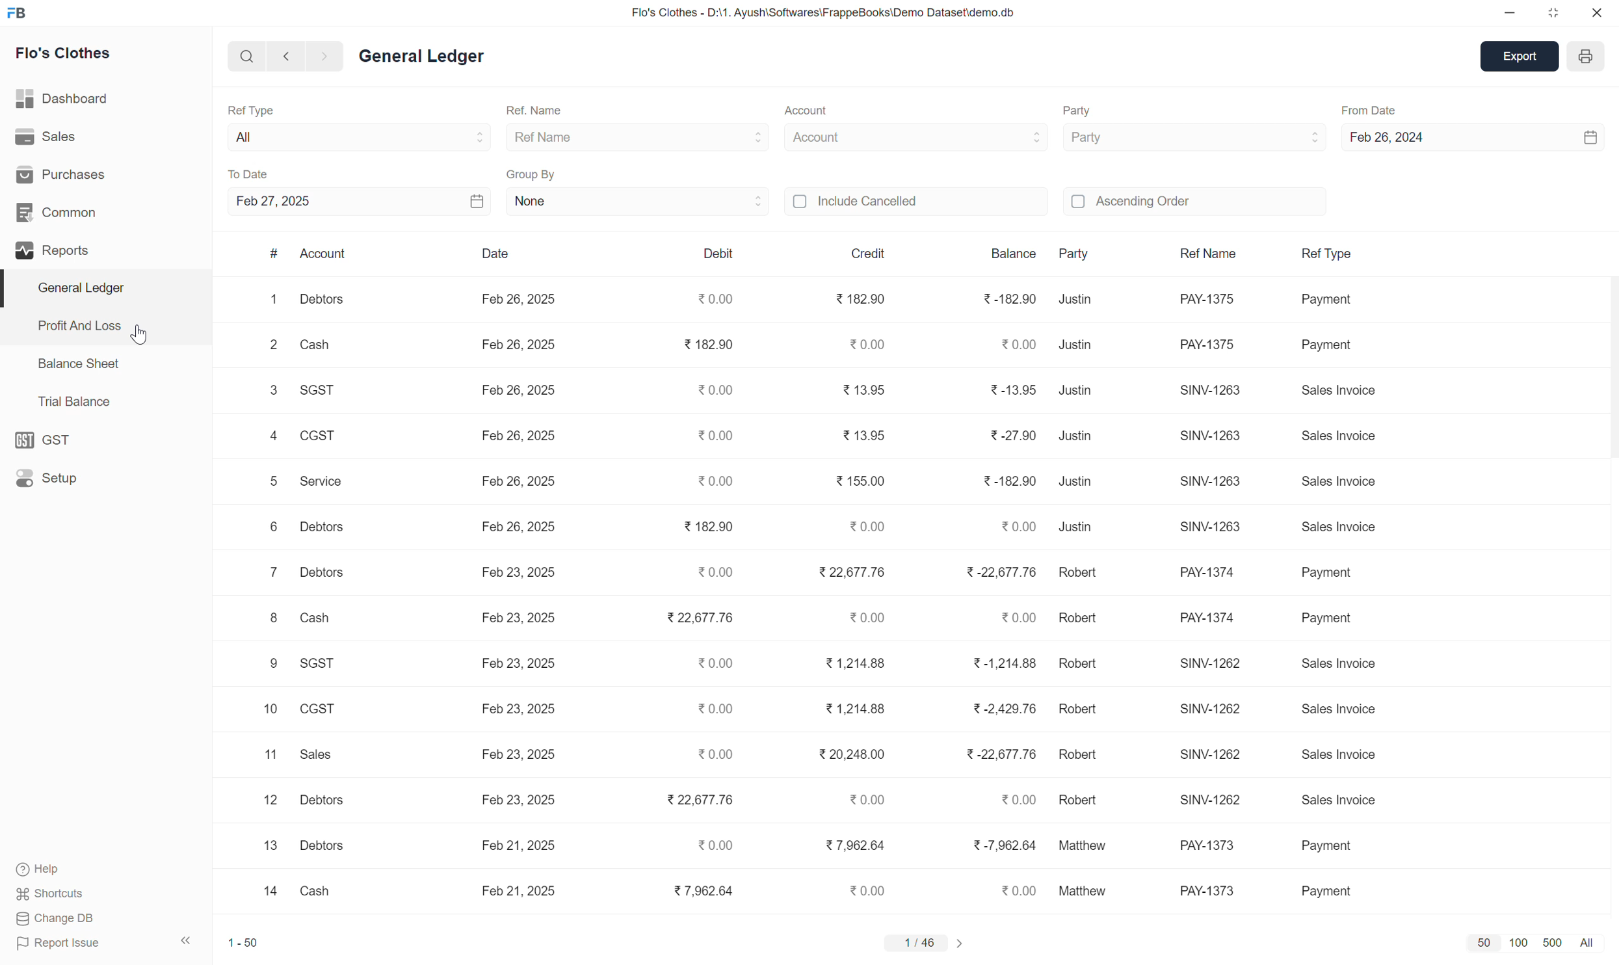 The height and width of the screenshot is (965, 1619). I want to click on All, so click(267, 140).